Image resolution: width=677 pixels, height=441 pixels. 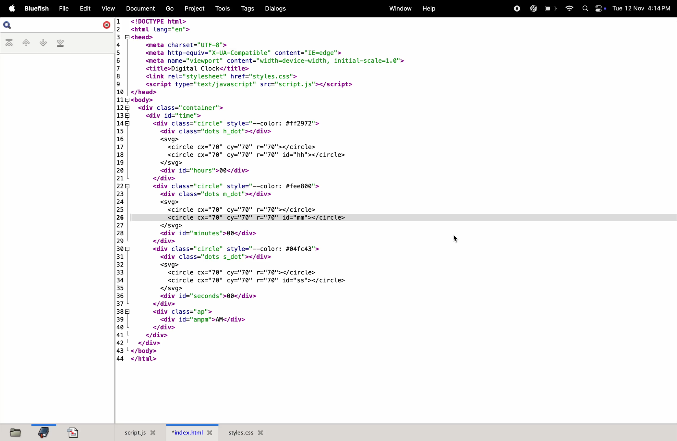 What do you see at coordinates (456, 238) in the screenshot?
I see `cursor` at bounding box center [456, 238].